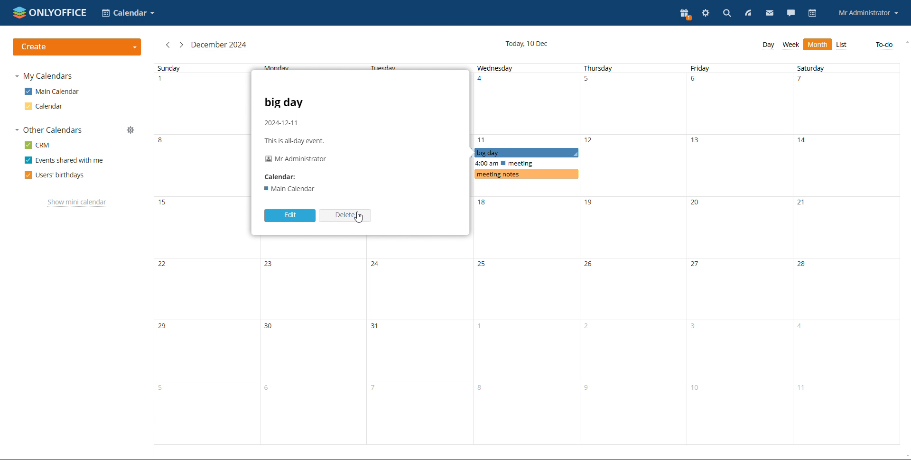  I want to click on settings, so click(706, 13).